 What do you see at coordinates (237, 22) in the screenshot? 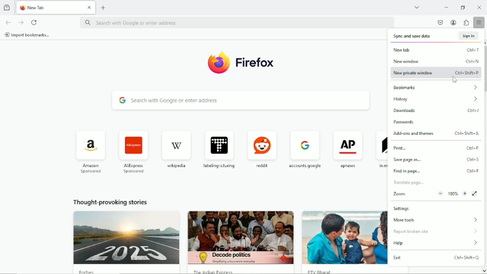
I see `search with google or enter address` at bounding box center [237, 22].